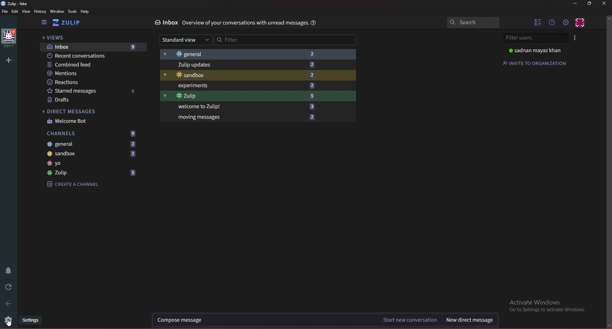 The height and width of the screenshot is (329, 612). What do you see at coordinates (408, 320) in the screenshot?
I see `Start new conversation` at bounding box center [408, 320].